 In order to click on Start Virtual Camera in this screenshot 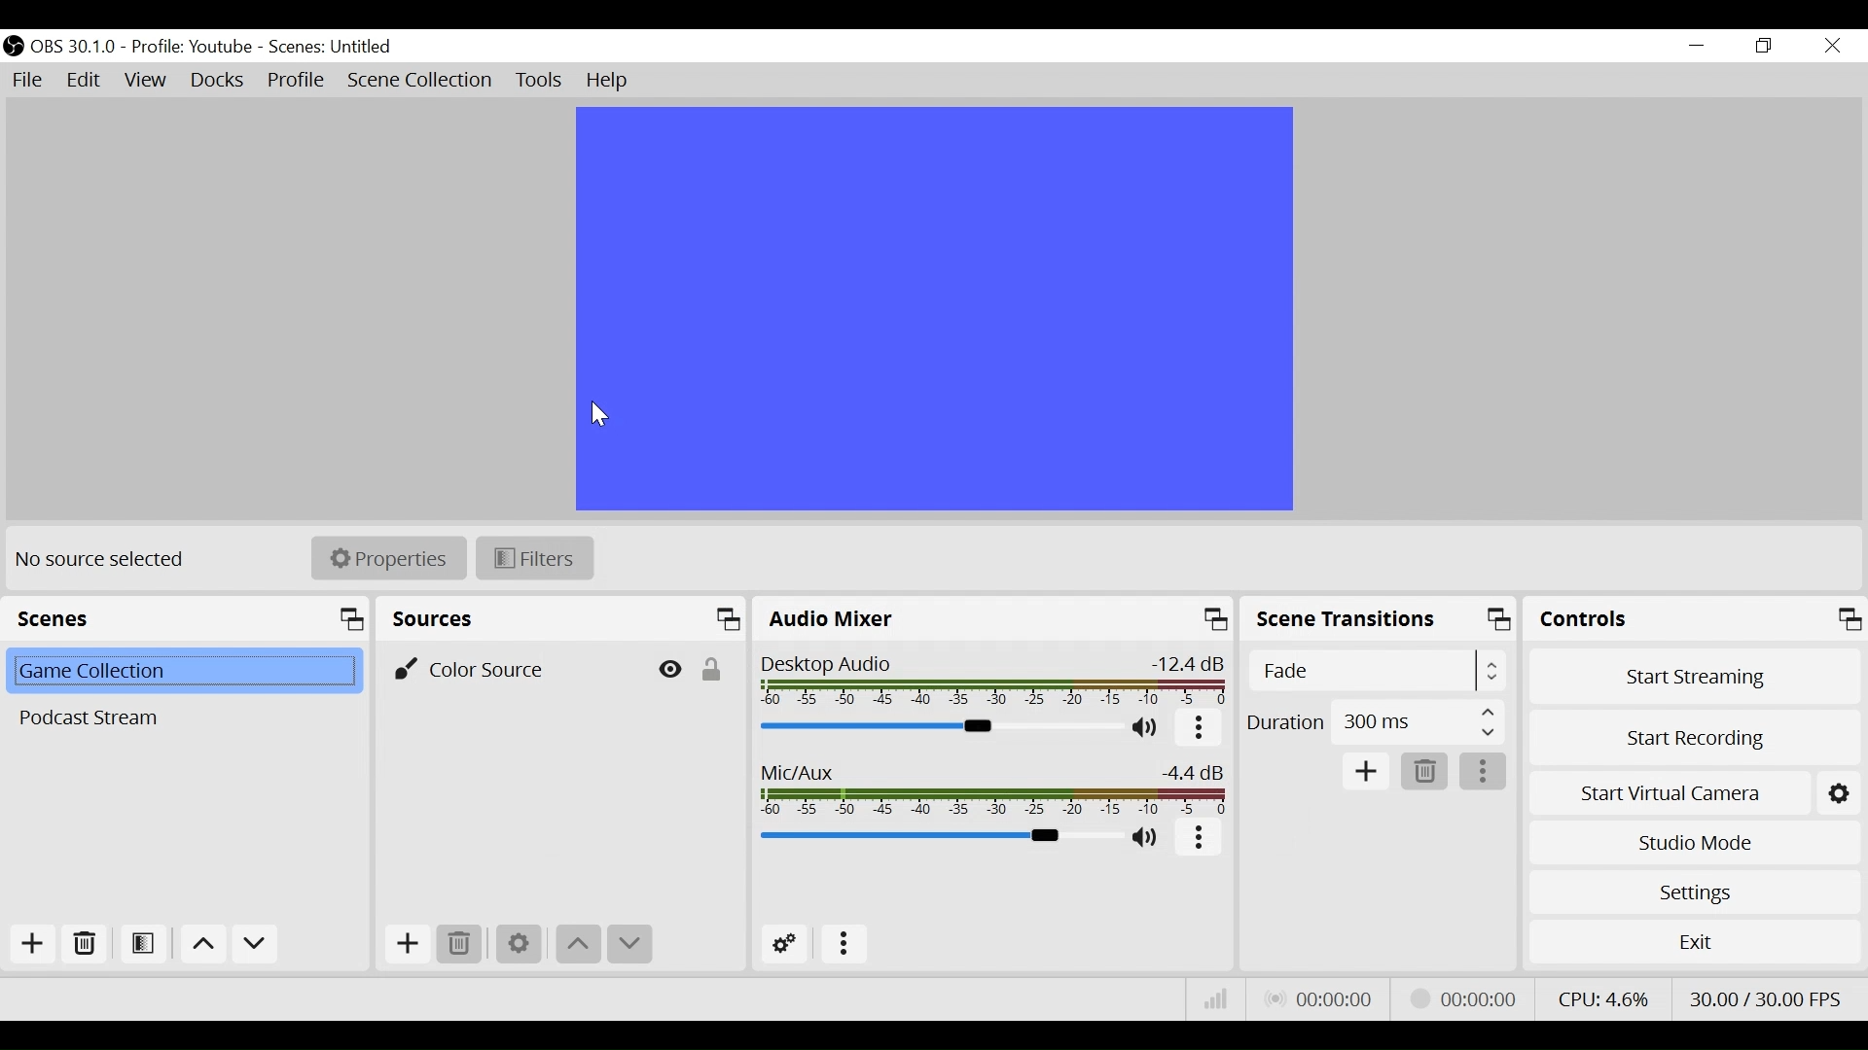, I will do `click(1668, 791)`.